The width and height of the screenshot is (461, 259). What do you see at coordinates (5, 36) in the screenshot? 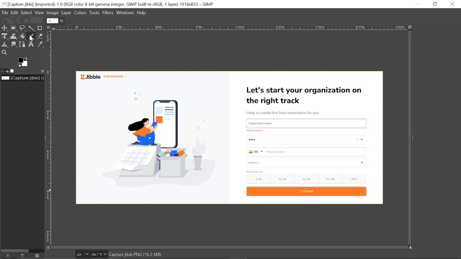
I see `Unified select tool` at bounding box center [5, 36].